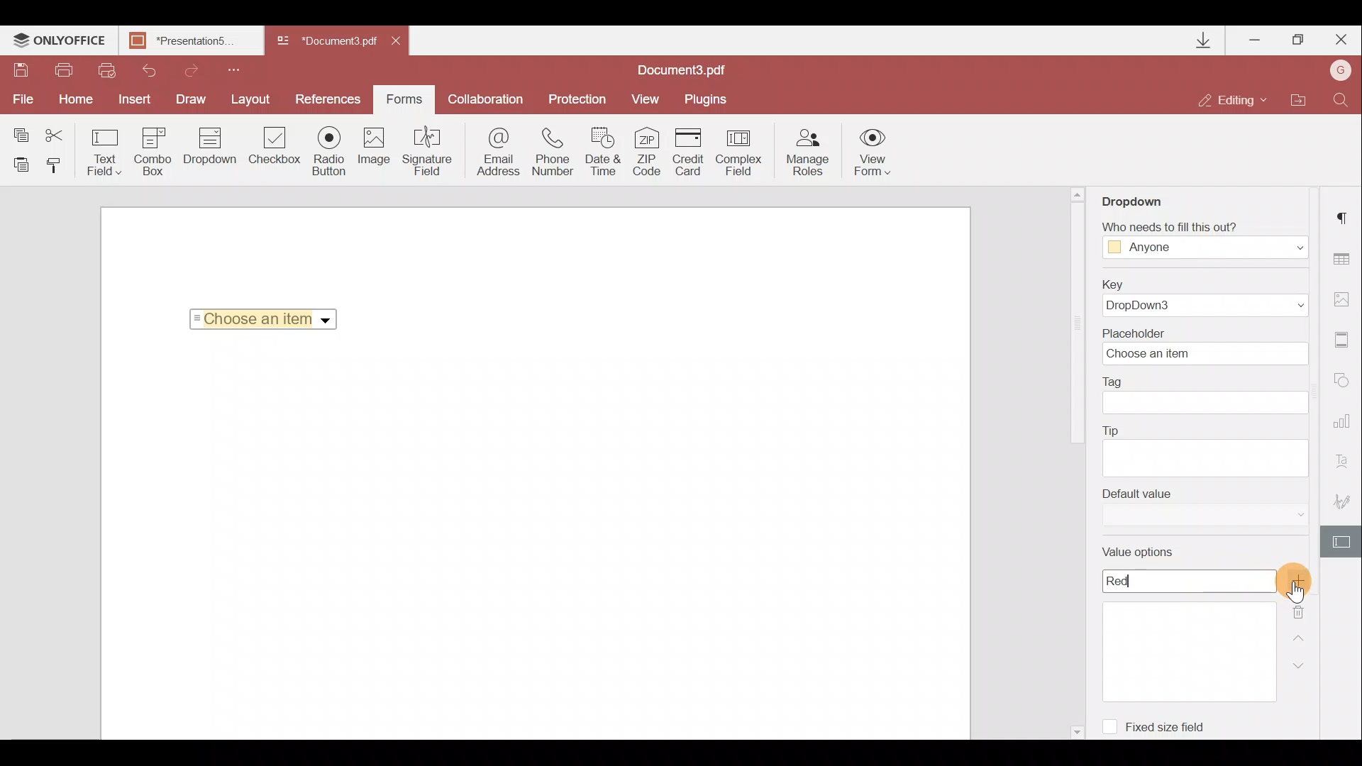 Image resolution: width=1362 pixels, height=766 pixels. Describe the element at coordinates (404, 44) in the screenshot. I see `Close` at that location.